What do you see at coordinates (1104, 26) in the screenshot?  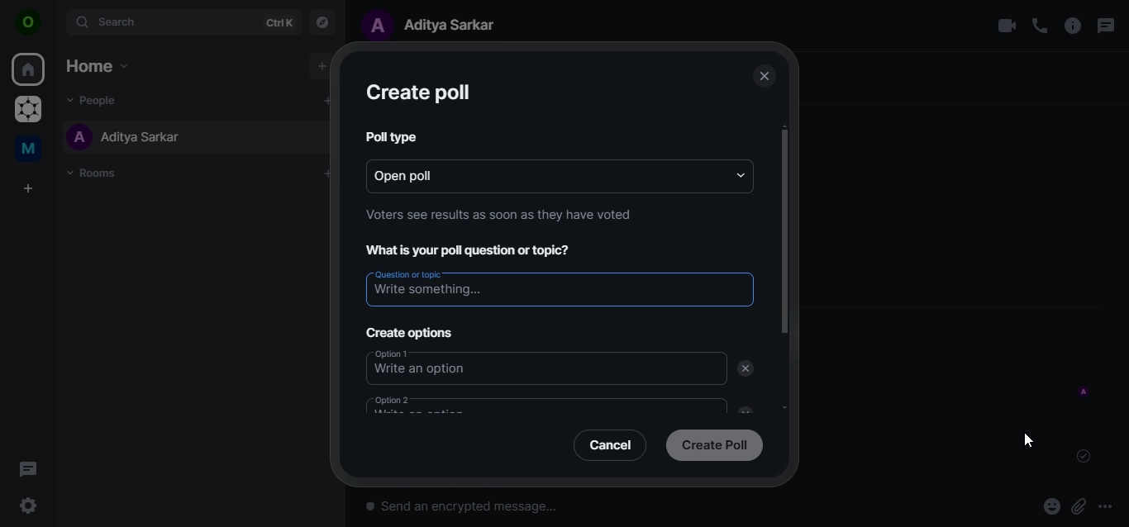 I see `threads` at bounding box center [1104, 26].